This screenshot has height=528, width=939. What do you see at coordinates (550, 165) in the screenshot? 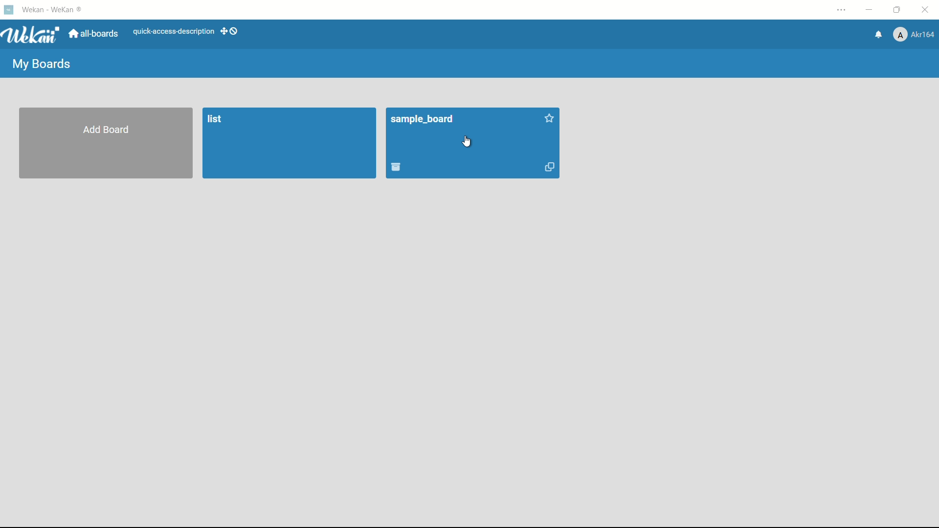
I see `duplicate board` at bounding box center [550, 165].